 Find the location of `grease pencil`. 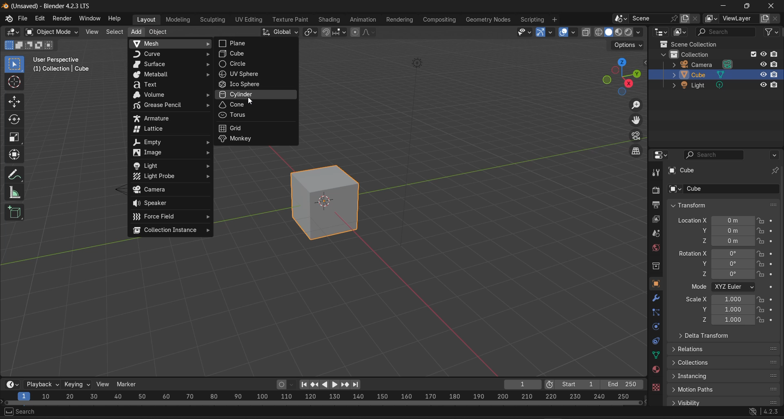

grease pencil is located at coordinates (171, 106).